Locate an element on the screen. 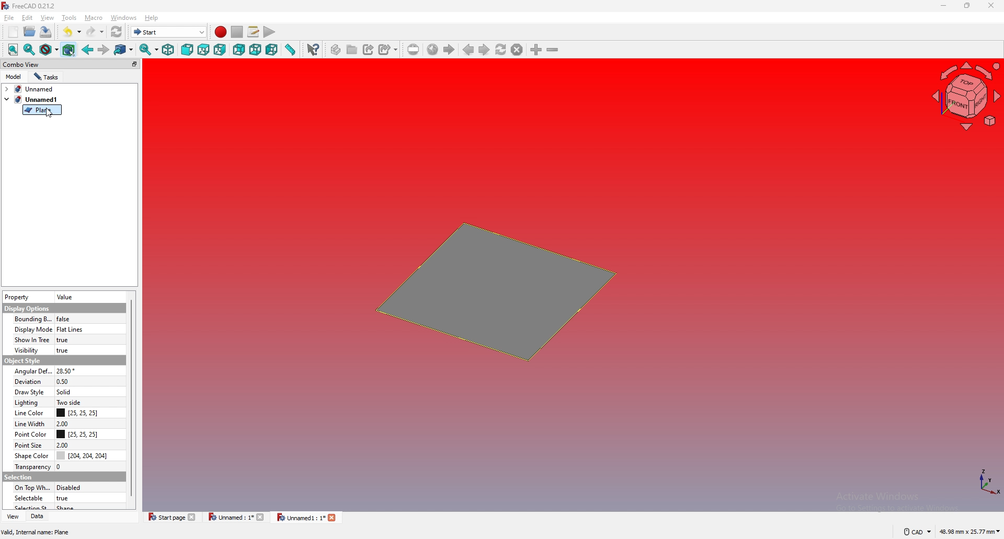  create sub link is located at coordinates (389, 50).